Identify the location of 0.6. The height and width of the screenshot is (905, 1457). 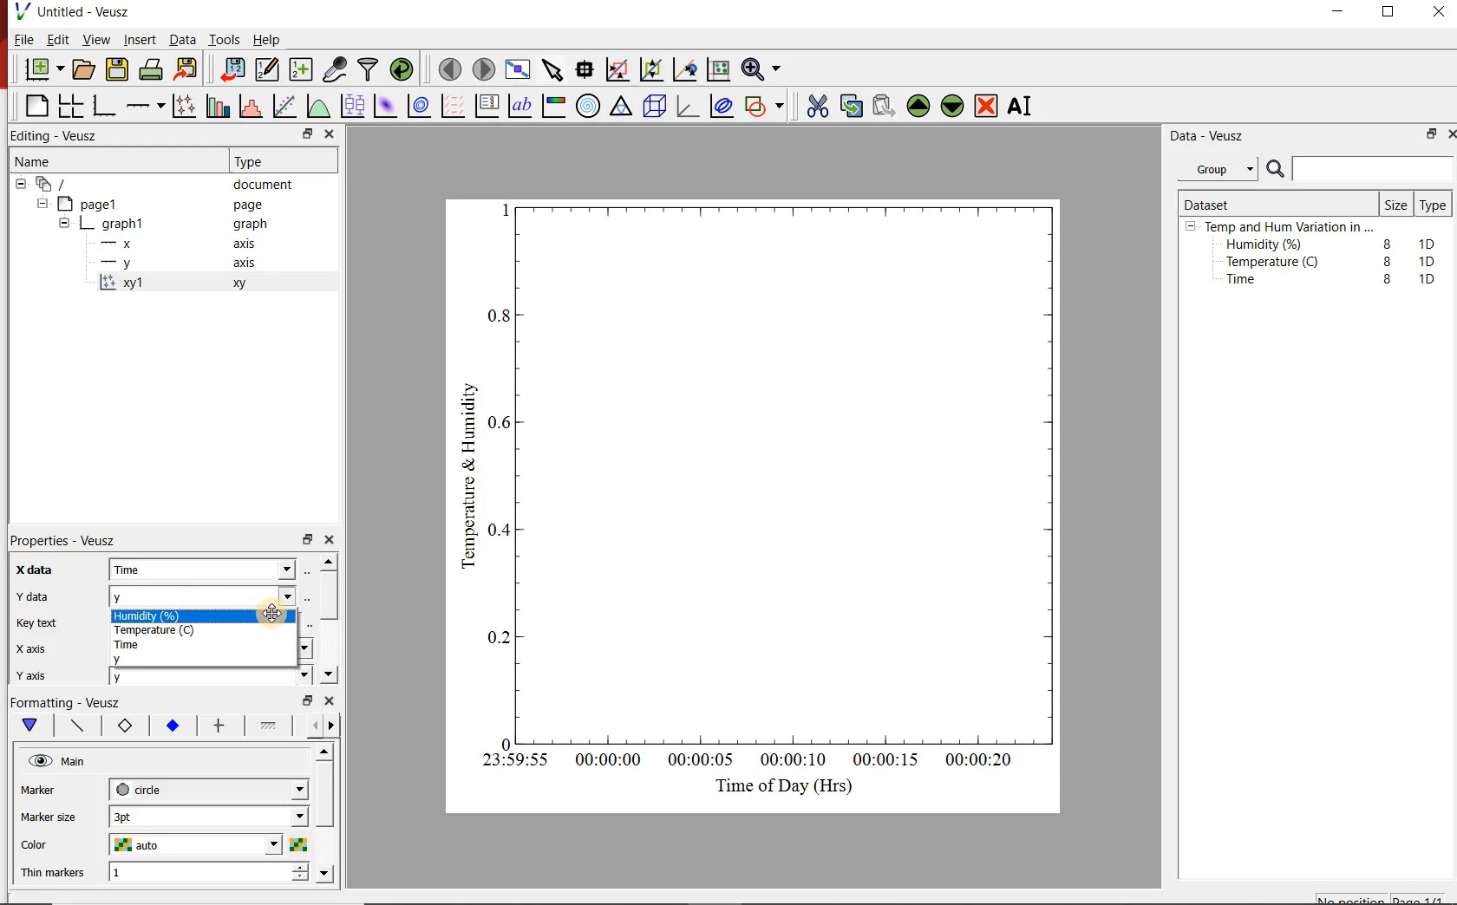
(502, 426).